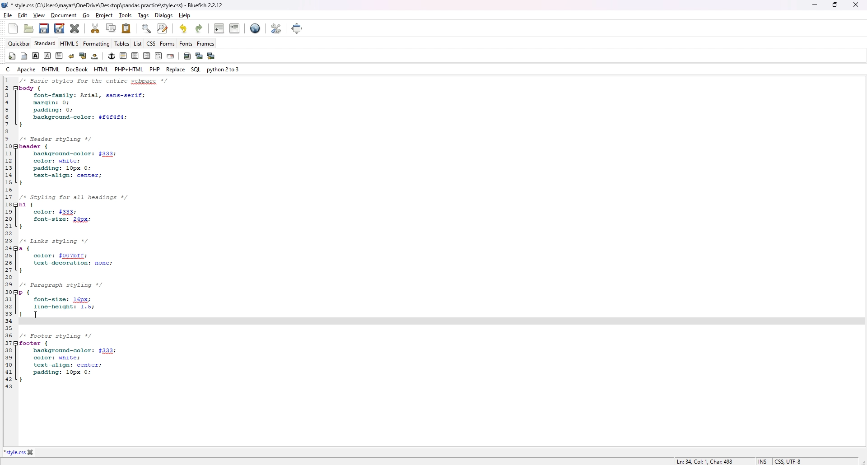 This screenshot has width=867, height=465. Describe the element at coordinates (196, 69) in the screenshot. I see `sql` at that location.